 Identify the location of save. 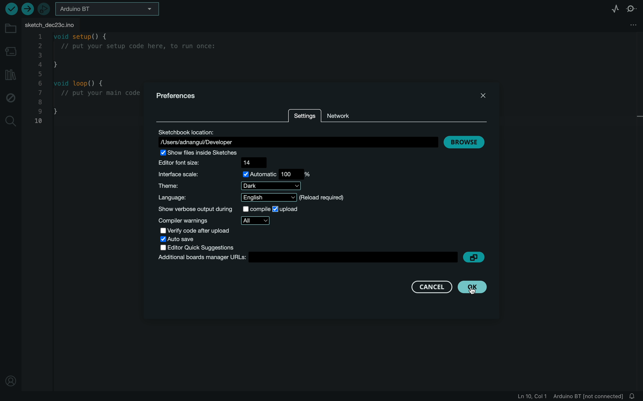
(178, 239).